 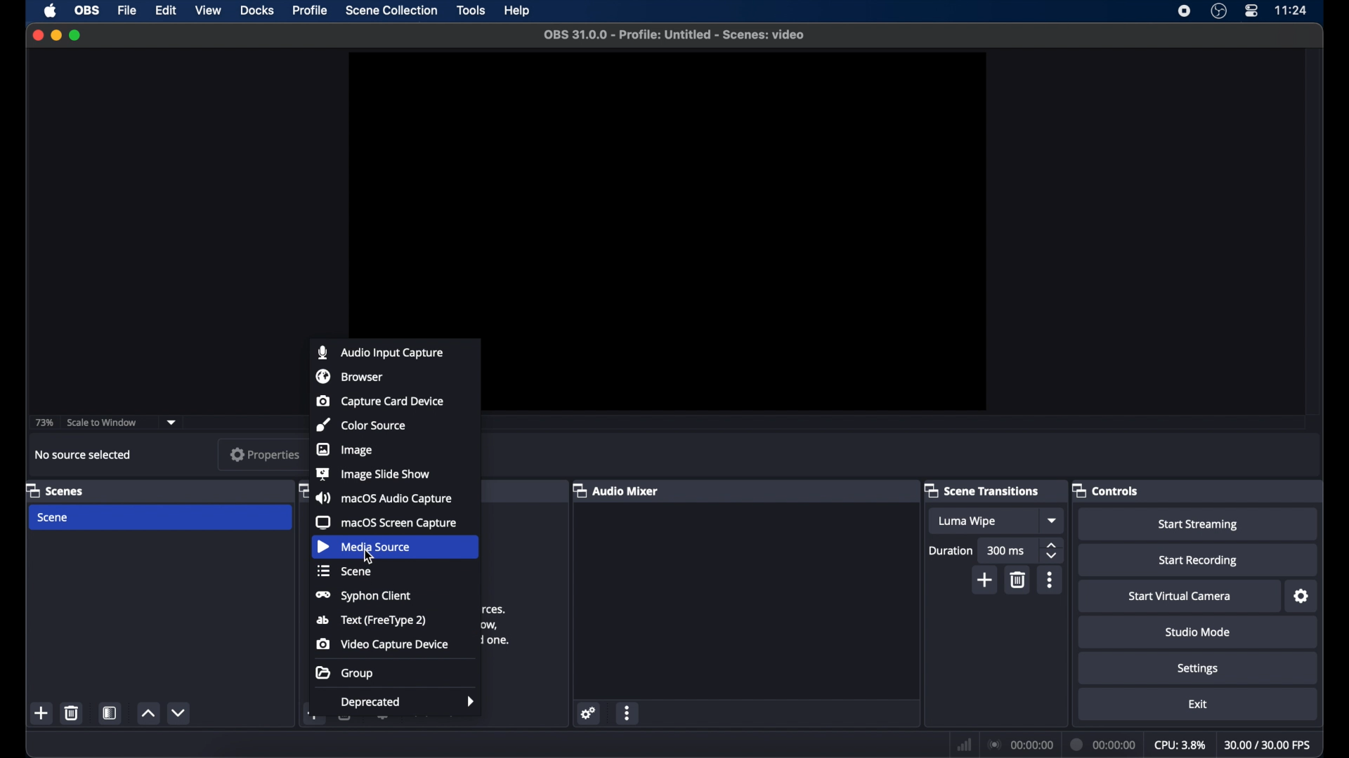 What do you see at coordinates (589, 713) in the screenshot?
I see `settings` at bounding box center [589, 713].